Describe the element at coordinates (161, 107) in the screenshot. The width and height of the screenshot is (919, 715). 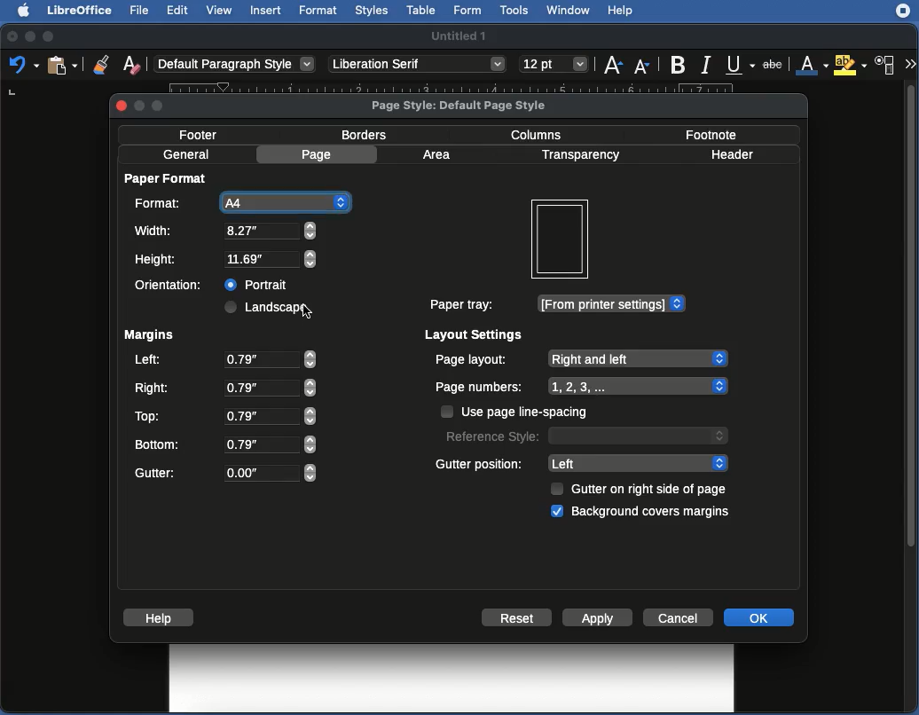
I see `maximize` at that location.